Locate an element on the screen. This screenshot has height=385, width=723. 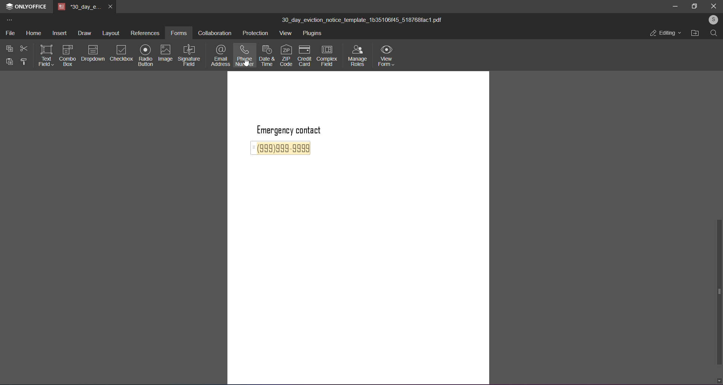
cursor is located at coordinates (247, 65).